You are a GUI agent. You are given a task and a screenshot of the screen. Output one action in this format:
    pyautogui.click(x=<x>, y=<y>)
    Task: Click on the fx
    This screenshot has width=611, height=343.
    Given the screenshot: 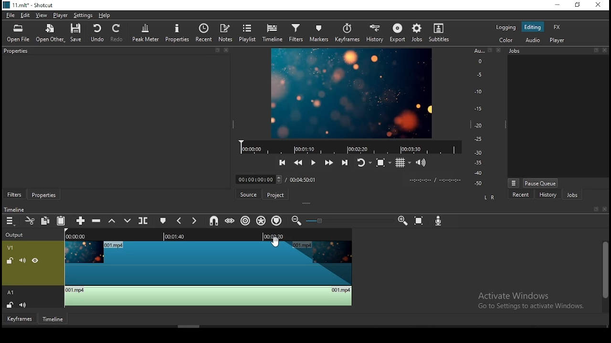 What is the action you would take?
    pyautogui.click(x=557, y=27)
    